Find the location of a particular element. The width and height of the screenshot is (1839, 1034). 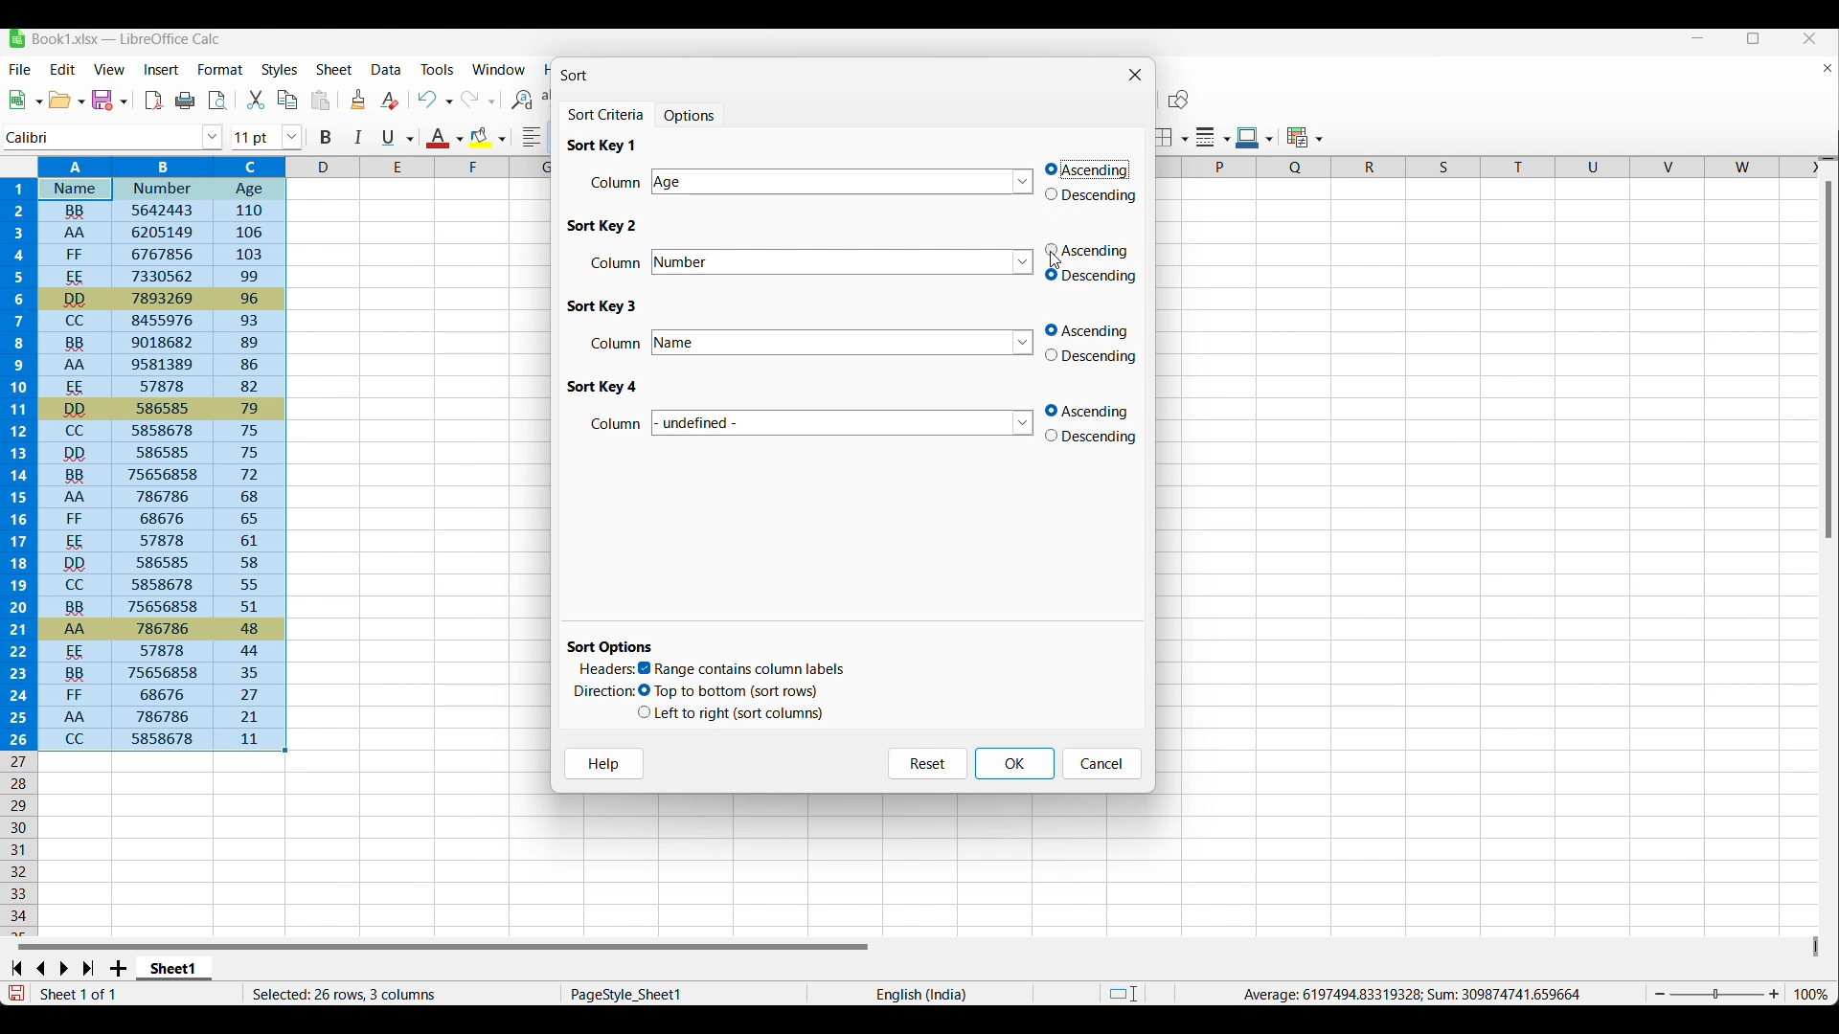

Current sheet is located at coordinates (174, 969).